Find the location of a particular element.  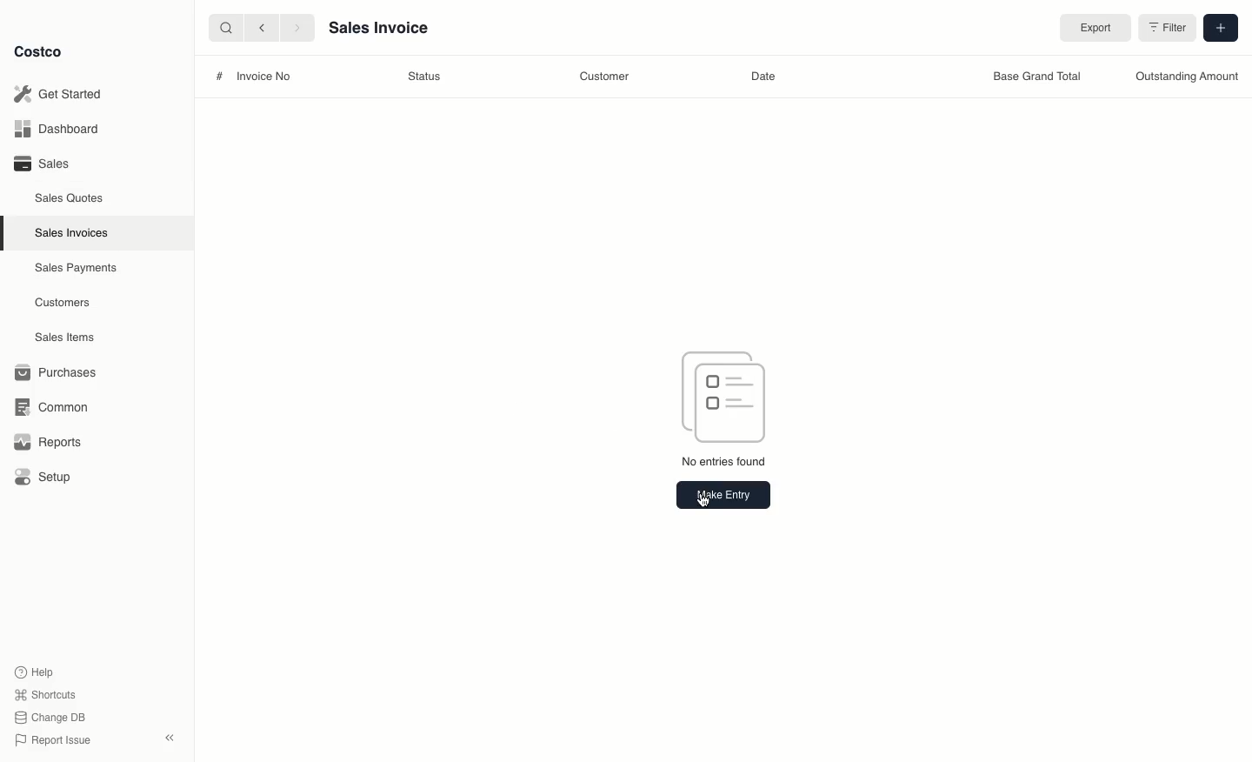

Purchases is located at coordinates (57, 372).